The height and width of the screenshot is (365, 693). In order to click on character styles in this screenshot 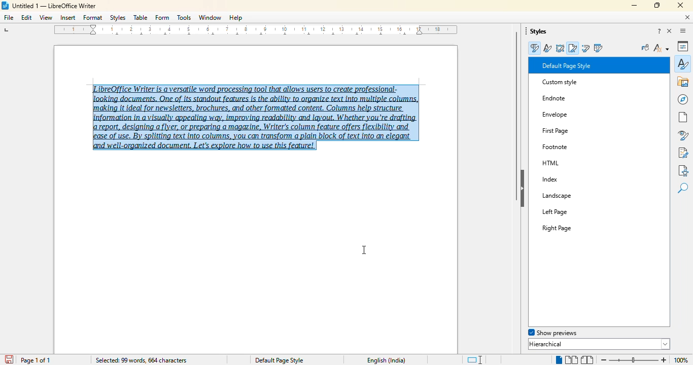, I will do `click(548, 48)`.